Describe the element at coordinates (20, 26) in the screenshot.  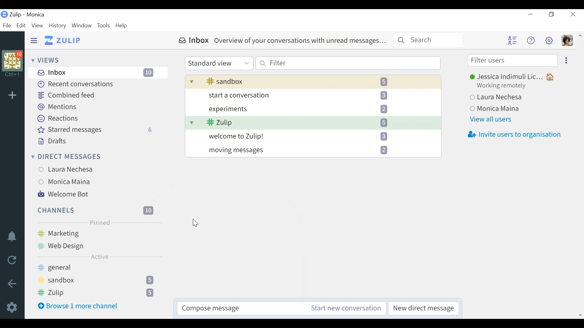
I see `Edit` at that location.